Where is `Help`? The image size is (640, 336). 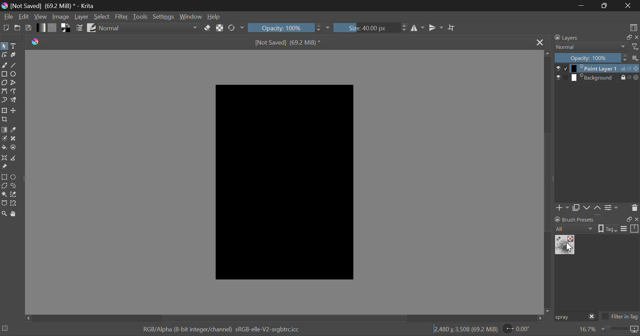 Help is located at coordinates (214, 15).